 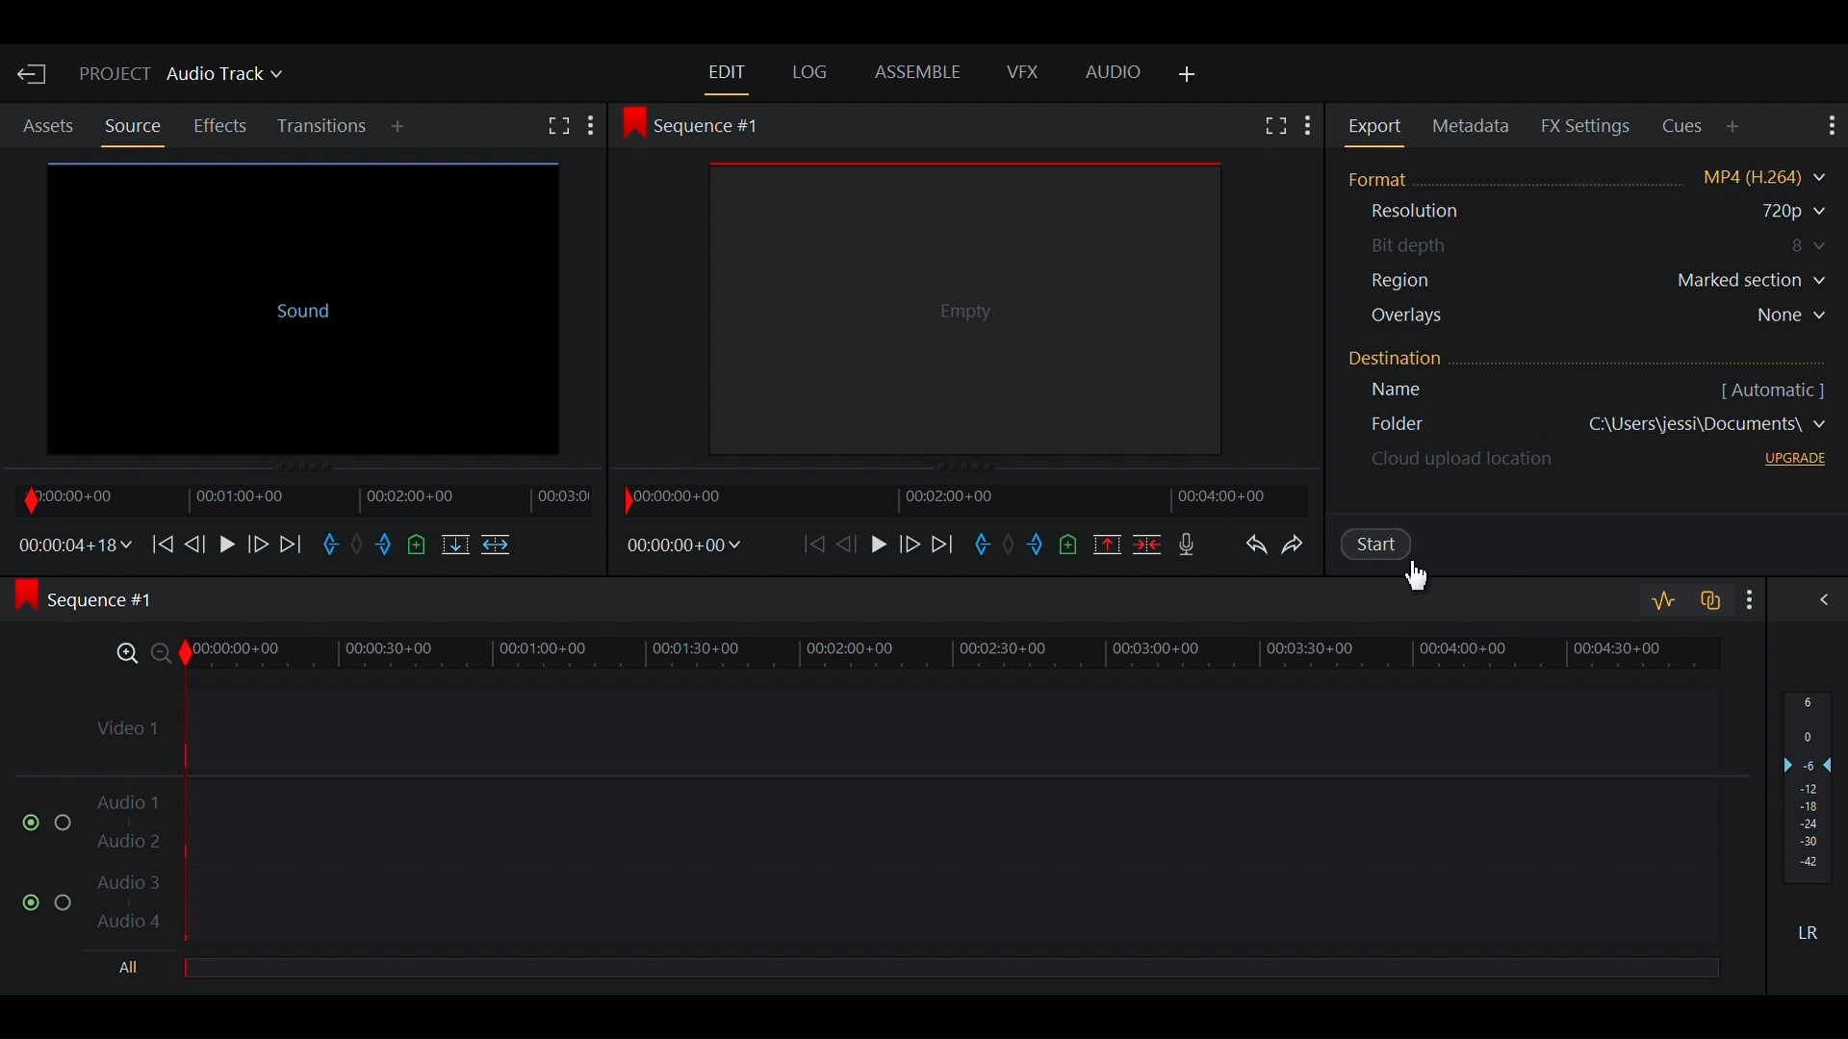 I want to click on Folder, so click(x=1595, y=429).